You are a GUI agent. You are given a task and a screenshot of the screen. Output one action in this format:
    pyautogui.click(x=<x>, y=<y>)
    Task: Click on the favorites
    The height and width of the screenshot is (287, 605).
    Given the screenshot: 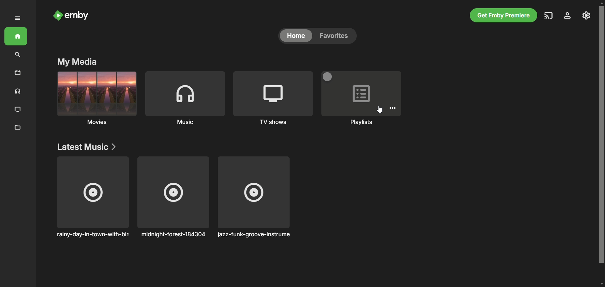 What is the action you would take?
    pyautogui.click(x=337, y=36)
    